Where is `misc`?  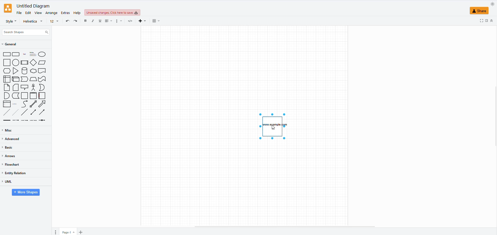 misc is located at coordinates (8, 130).